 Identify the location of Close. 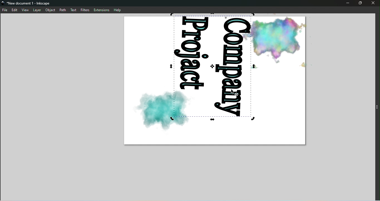
(374, 4).